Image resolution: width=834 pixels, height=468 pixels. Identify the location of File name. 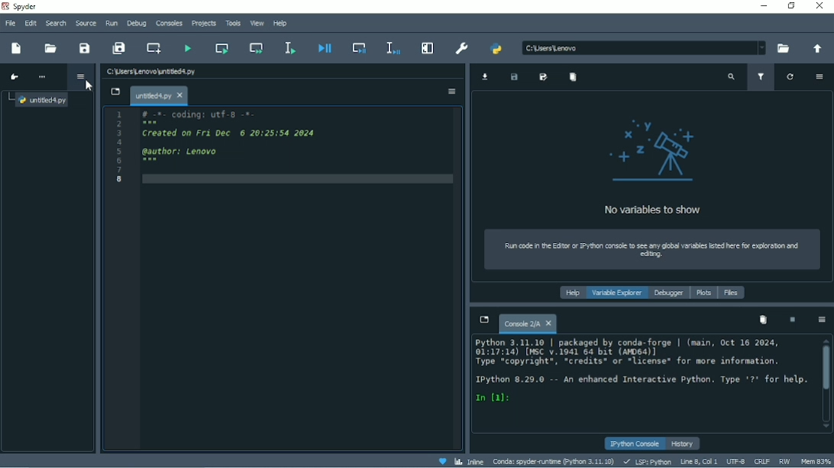
(41, 101).